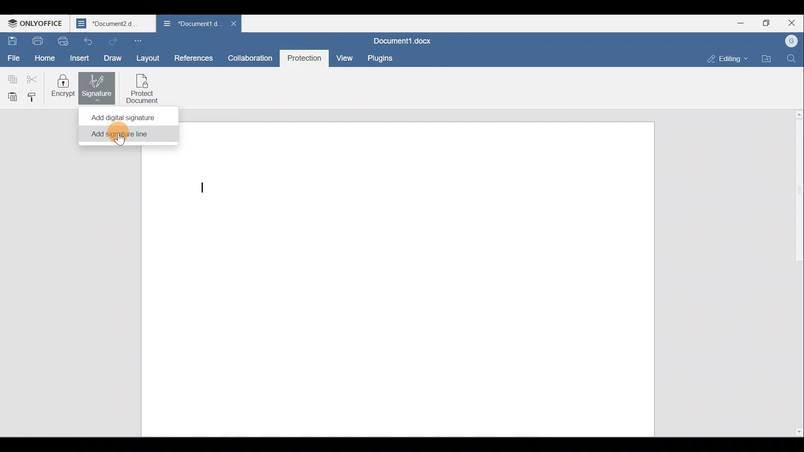 Image resolution: width=804 pixels, height=452 pixels. What do you see at coordinates (10, 77) in the screenshot?
I see `Copy` at bounding box center [10, 77].